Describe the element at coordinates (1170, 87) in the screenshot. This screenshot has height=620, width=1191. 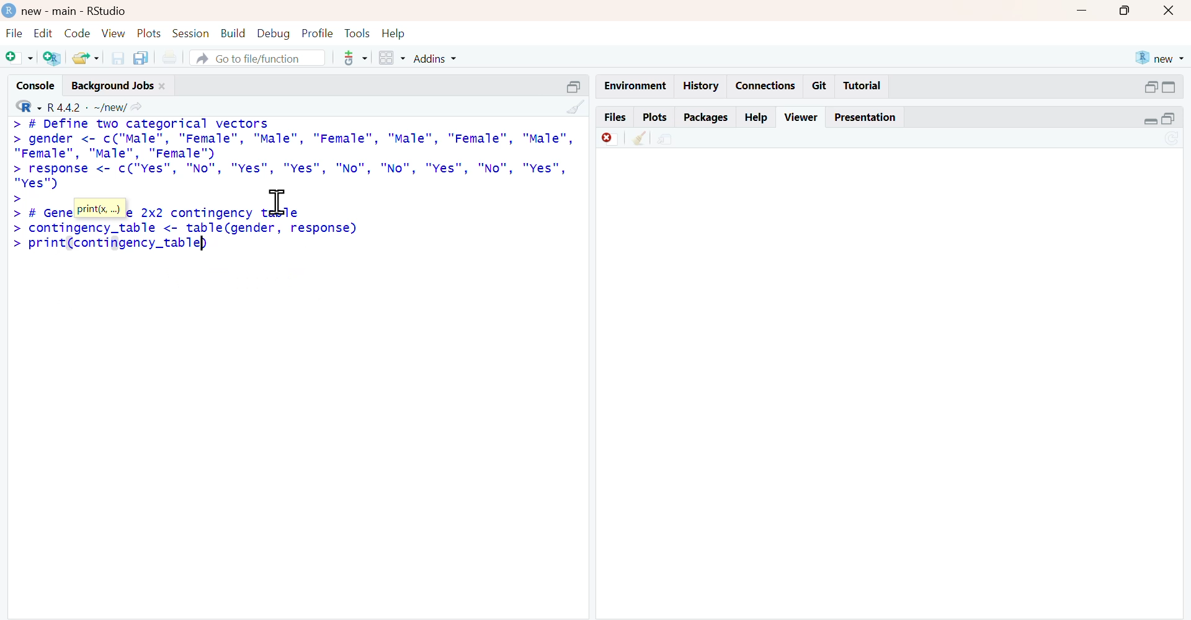
I see `expand/collapse` at that location.